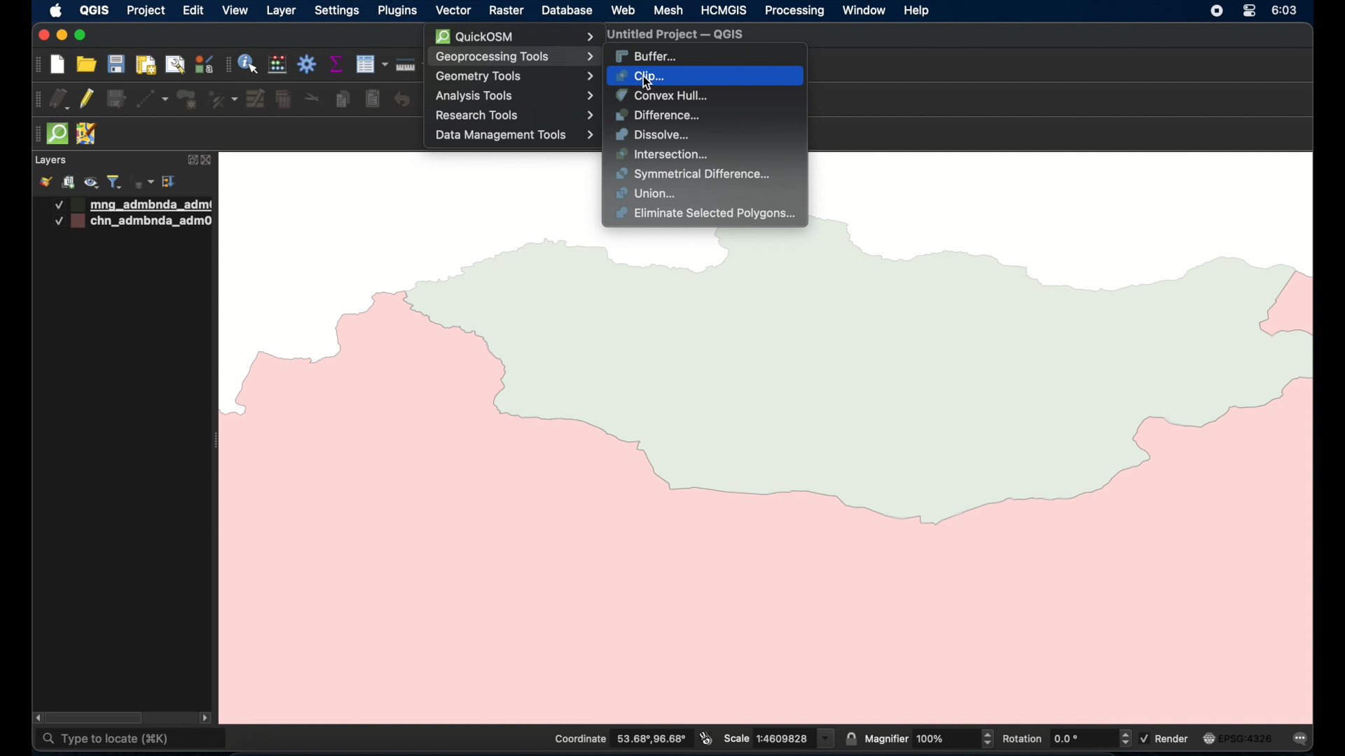 The height and width of the screenshot is (756, 1345). I want to click on magnifier, so click(929, 738).